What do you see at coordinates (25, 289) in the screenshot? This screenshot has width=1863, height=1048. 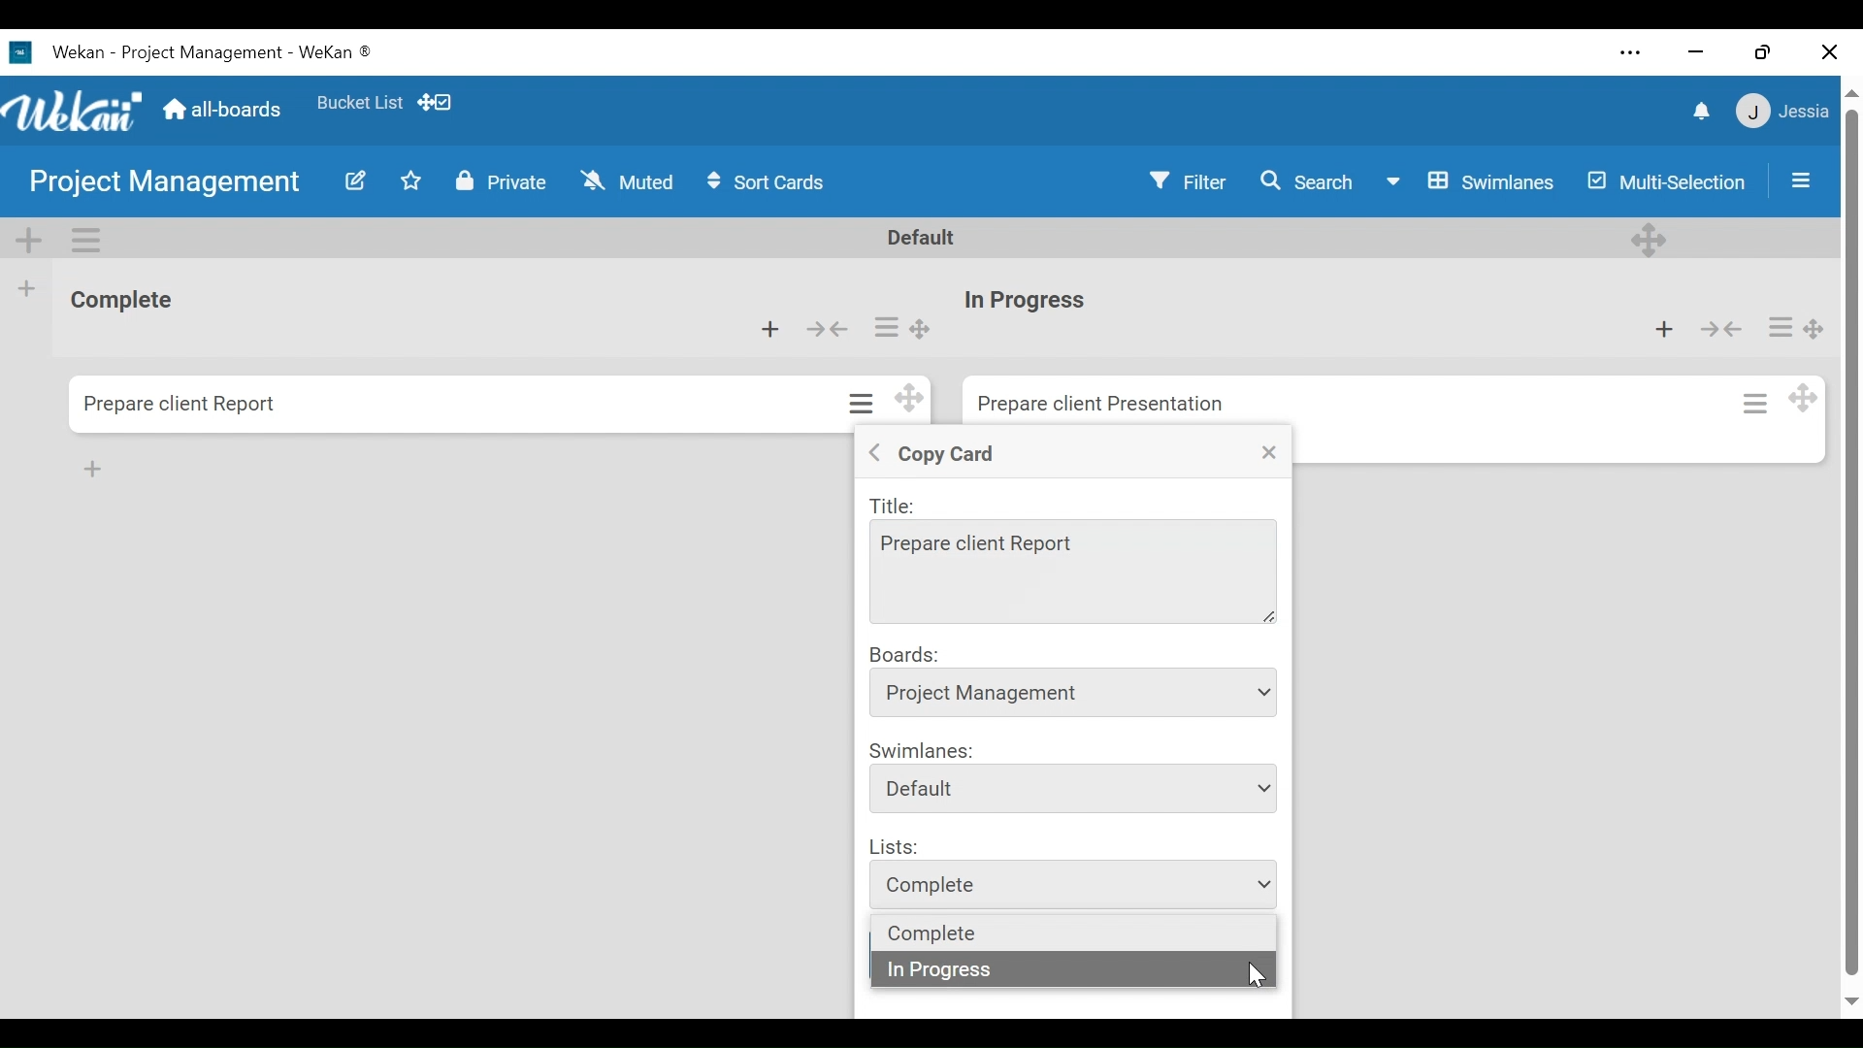 I see `Add  list` at bounding box center [25, 289].